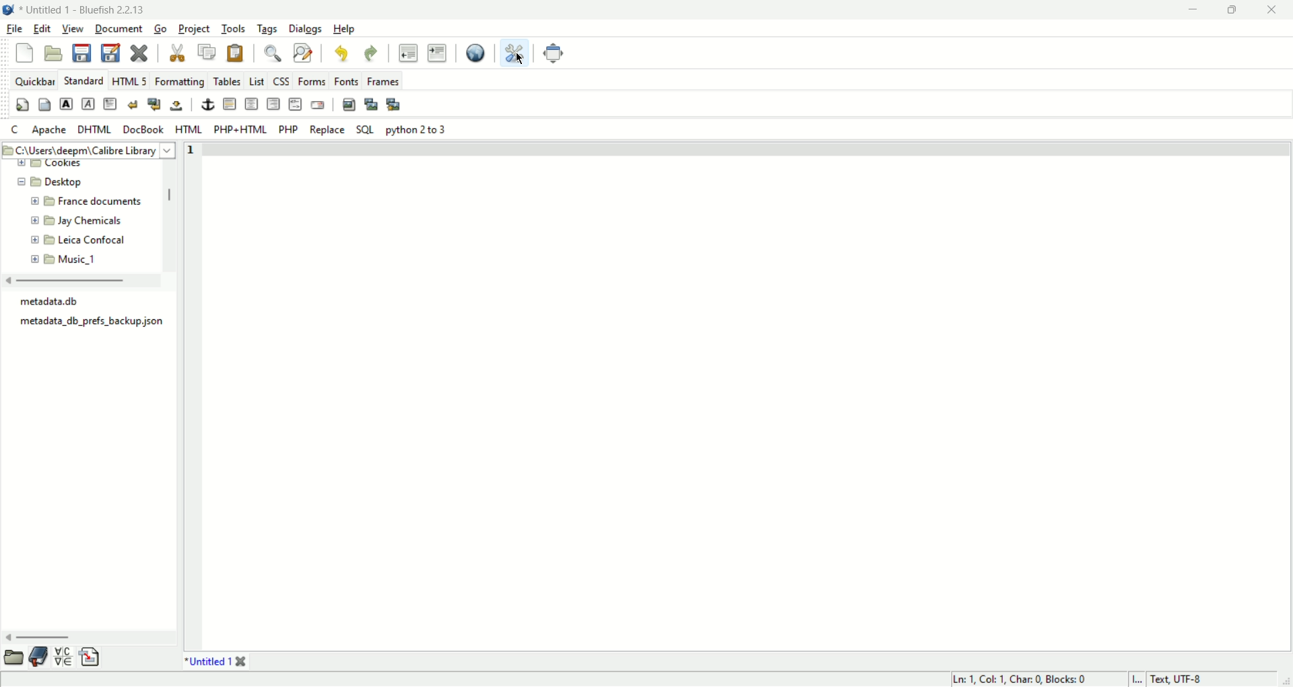 The width and height of the screenshot is (1293, 687). Describe the element at coordinates (24, 104) in the screenshot. I see `quick settings` at that location.